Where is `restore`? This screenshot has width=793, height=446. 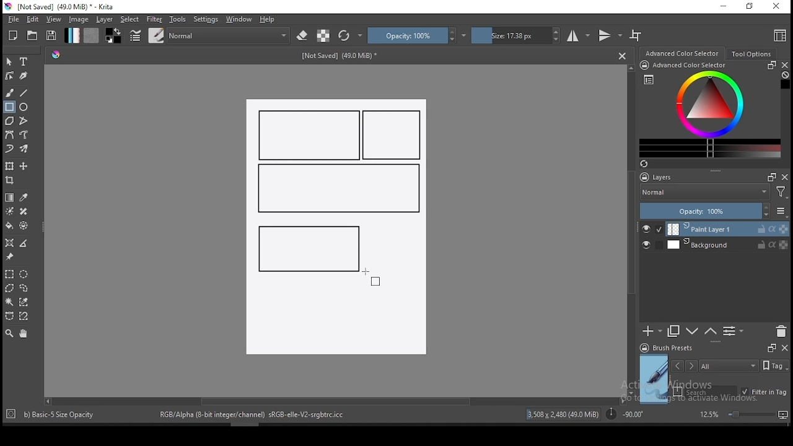
restore is located at coordinates (752, 7).